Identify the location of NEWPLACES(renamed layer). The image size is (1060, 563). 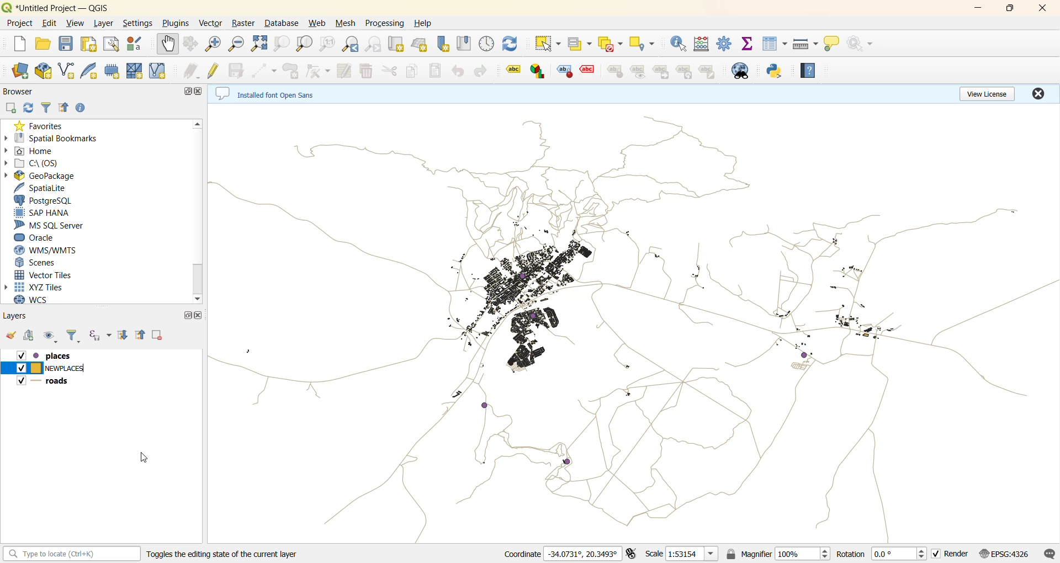
(49, 368).